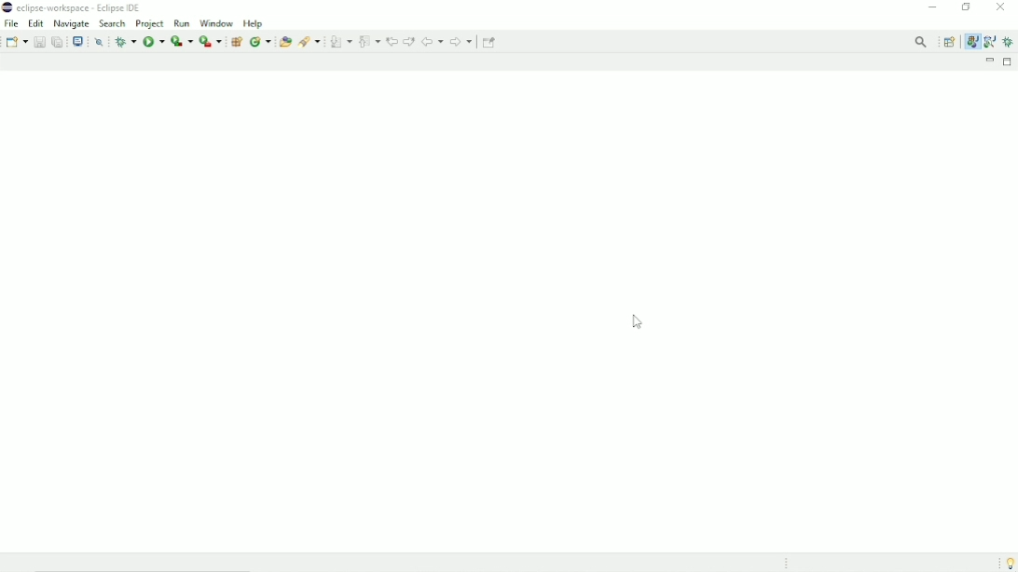  What do you see at coordinates (951, 41) in the screenshot?
I see `Open perspective` at bounding box center [951, 41].